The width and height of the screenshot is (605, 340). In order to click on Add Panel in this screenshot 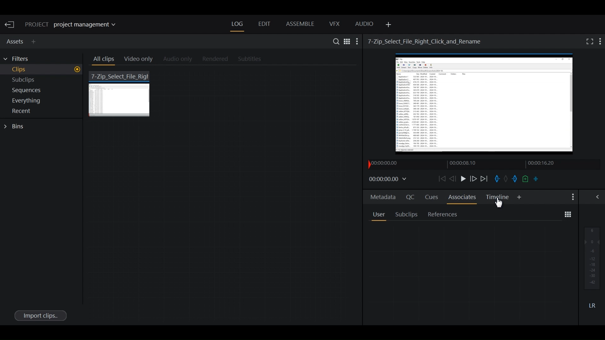, I will do `click(519, 197)`.